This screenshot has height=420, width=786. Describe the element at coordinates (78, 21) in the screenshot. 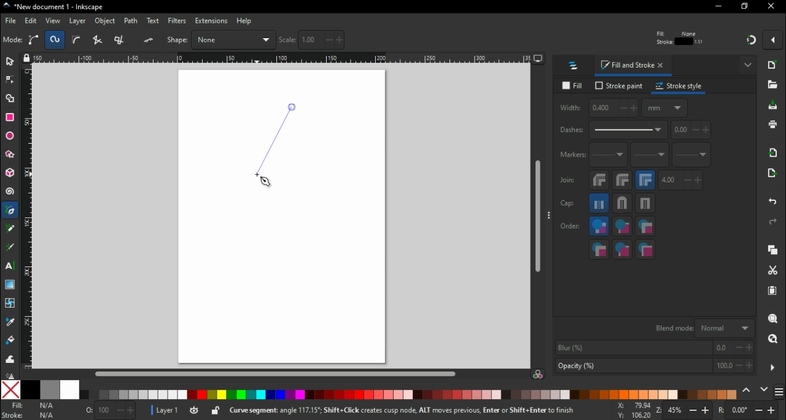

I see `layer` at that location.